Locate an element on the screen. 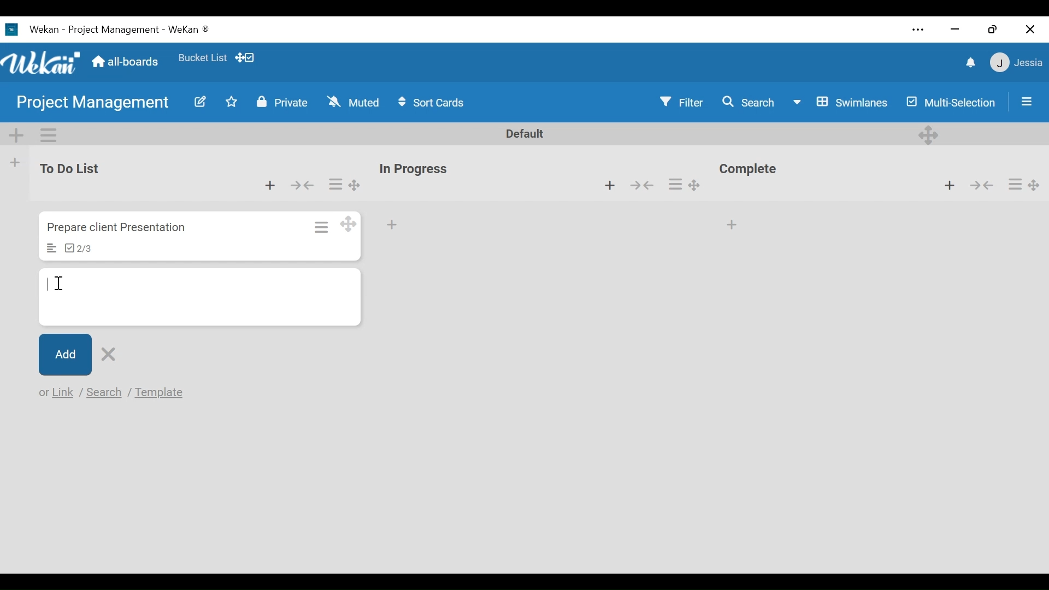 The height and width of the screenshot is (590, 1049). add is located at coordinates (396, 226).